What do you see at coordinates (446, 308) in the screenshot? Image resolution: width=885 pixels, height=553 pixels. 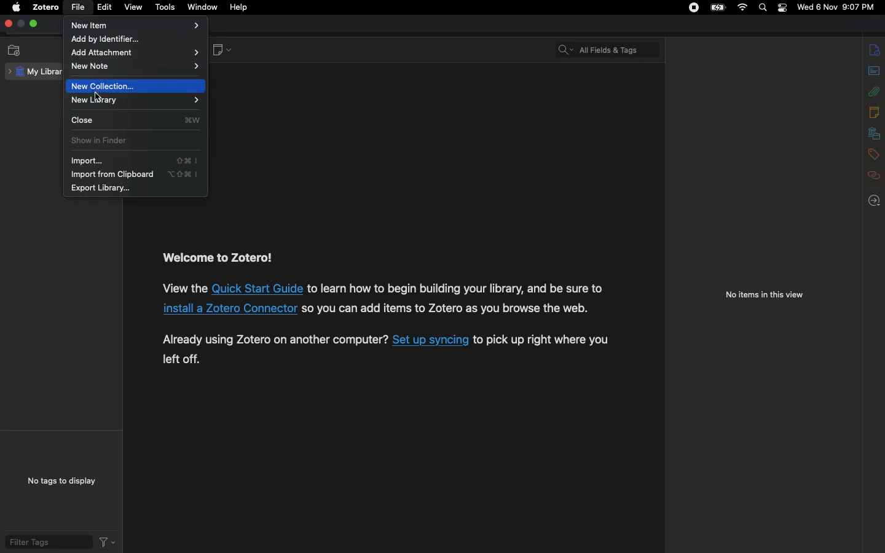 I see `SO you can add items to Zotero as you browse the web.` at bounding box center [446, 308].